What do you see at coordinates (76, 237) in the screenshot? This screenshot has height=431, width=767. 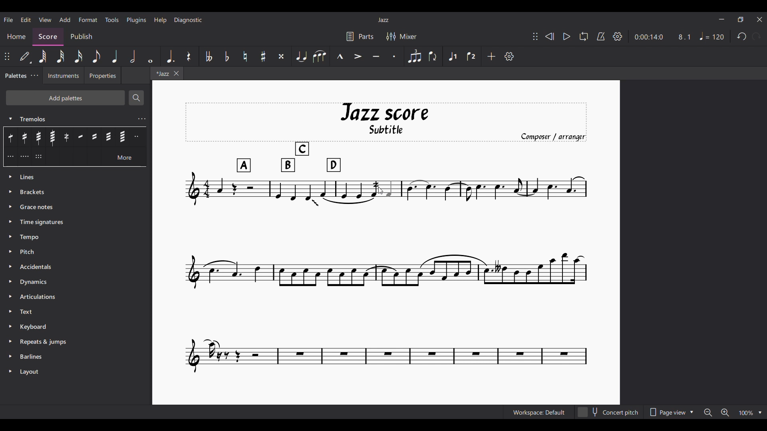 I see `Tempo` at bounding box center [76, 237].